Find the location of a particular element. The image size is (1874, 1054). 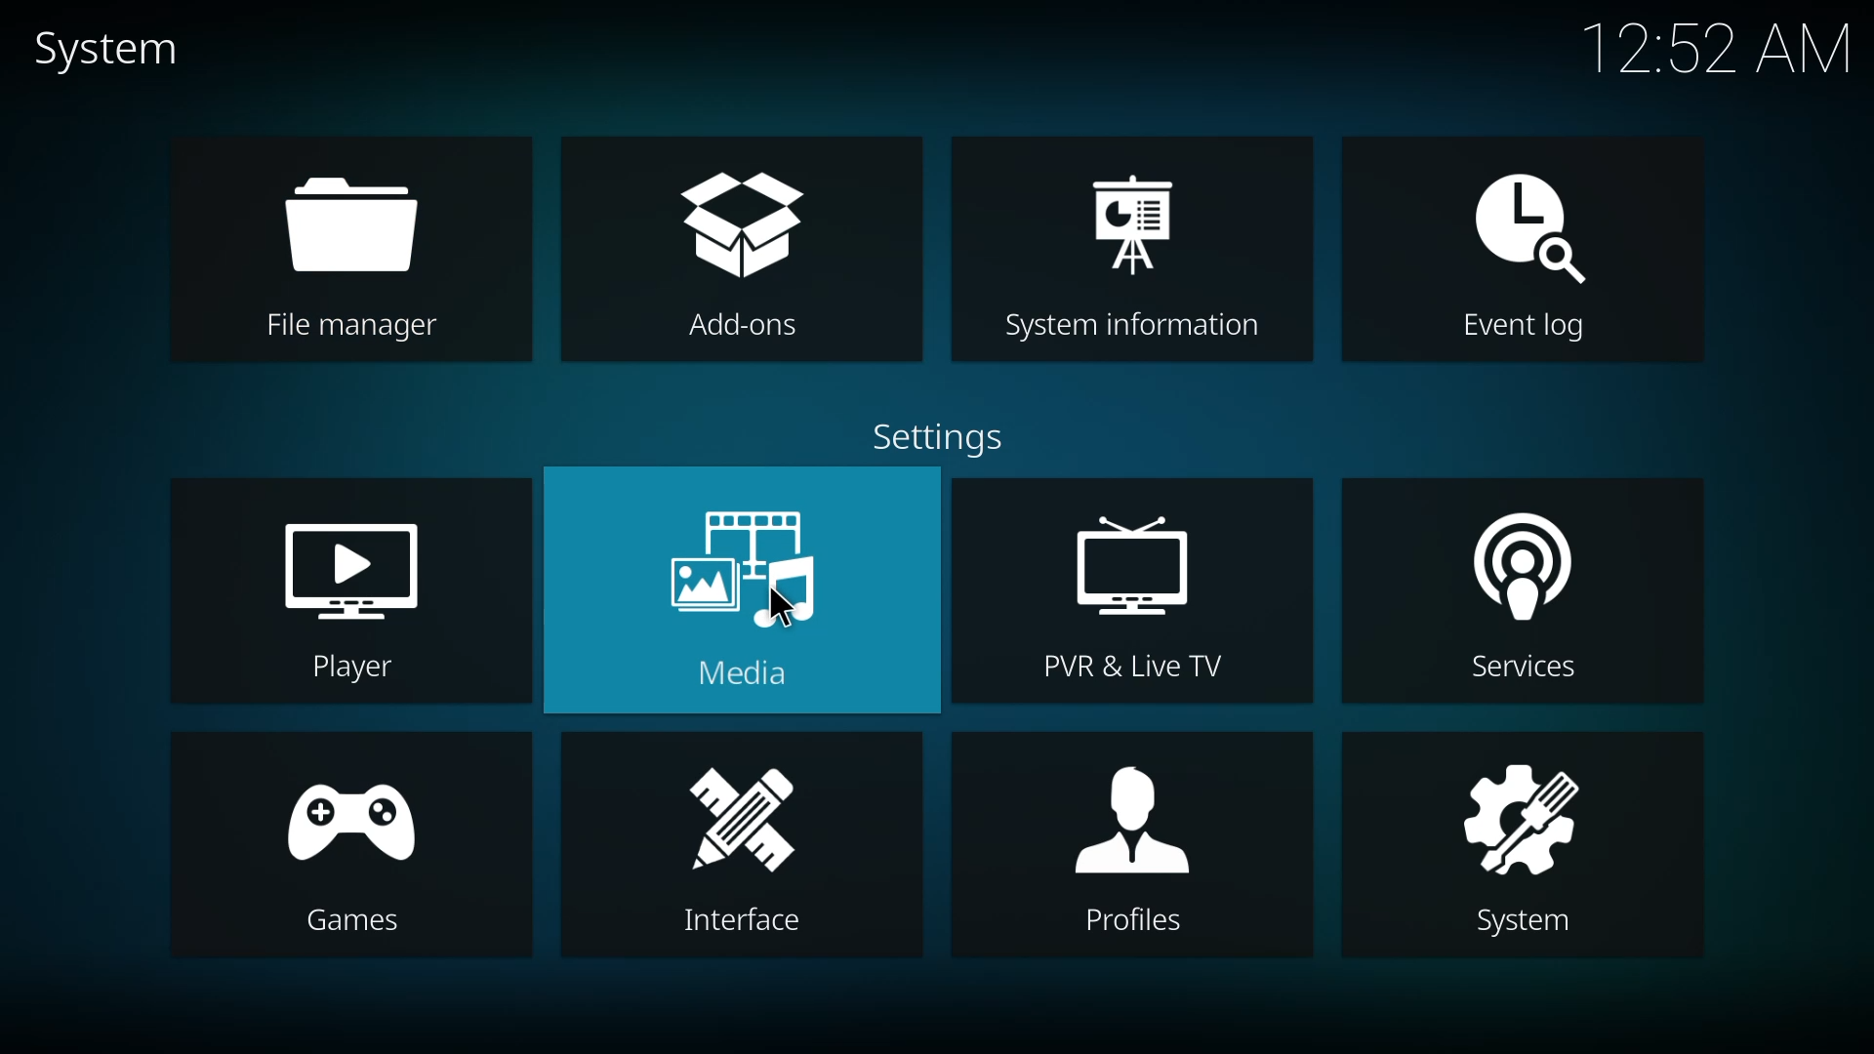

Player is located at coordinates (352, 669).